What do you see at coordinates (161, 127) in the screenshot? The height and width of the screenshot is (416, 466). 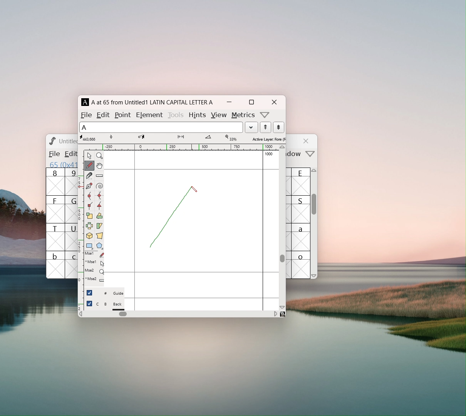 I see `selected letter` at bounding box center [161, 127].